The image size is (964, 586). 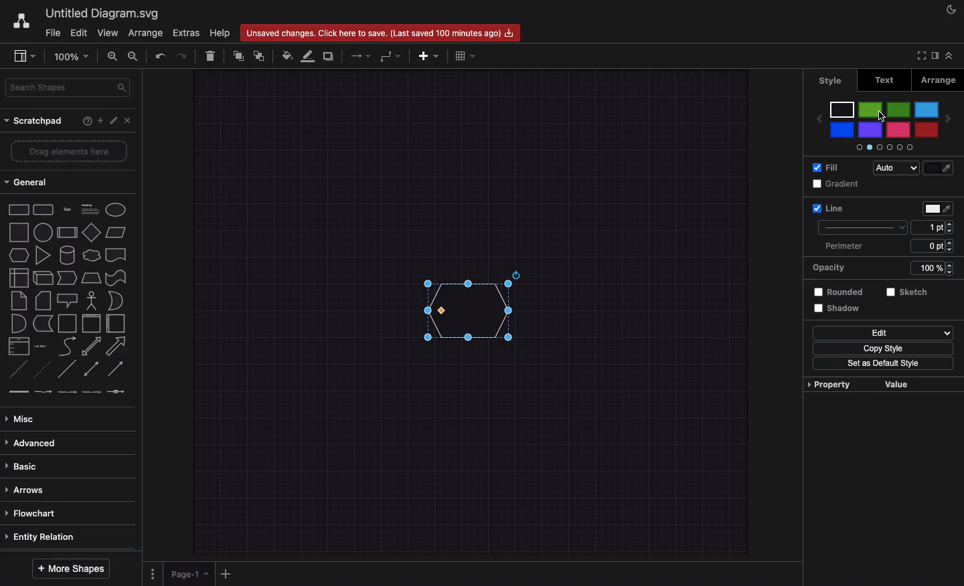 What do you see at coordinates (888, 126) in the screenshot?
I see `Colors` at bounding box center [888, 126].